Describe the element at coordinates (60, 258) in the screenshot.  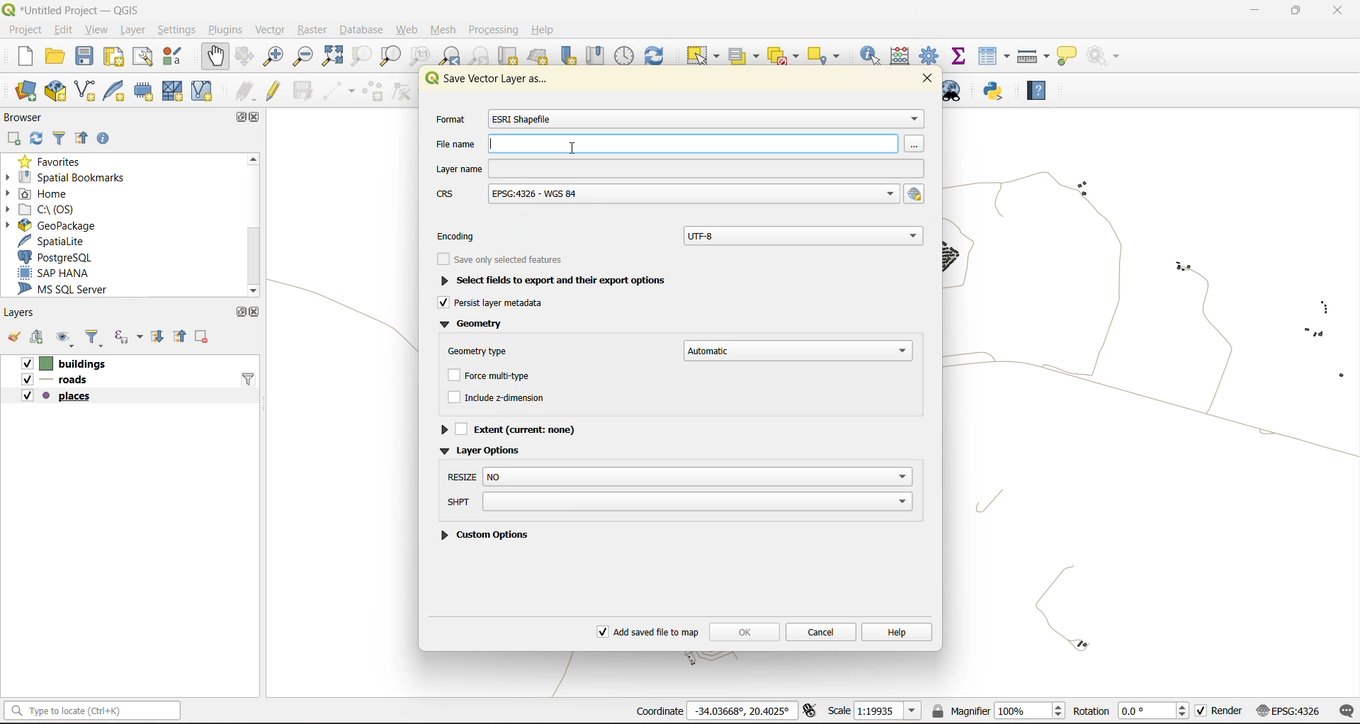
I see `postgresql` at that location.